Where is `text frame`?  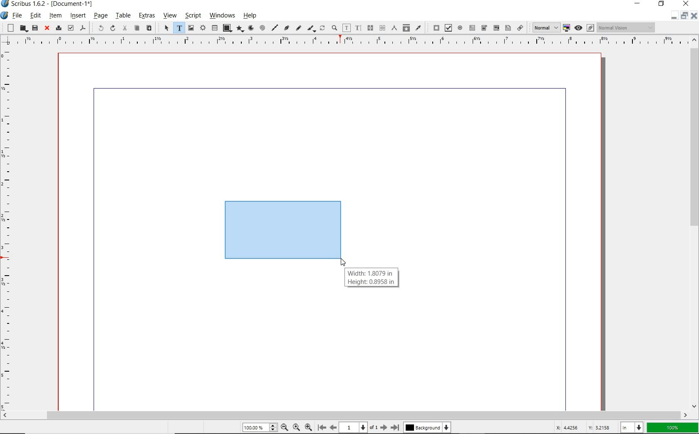
text frame is located at coordinates (178, 28).